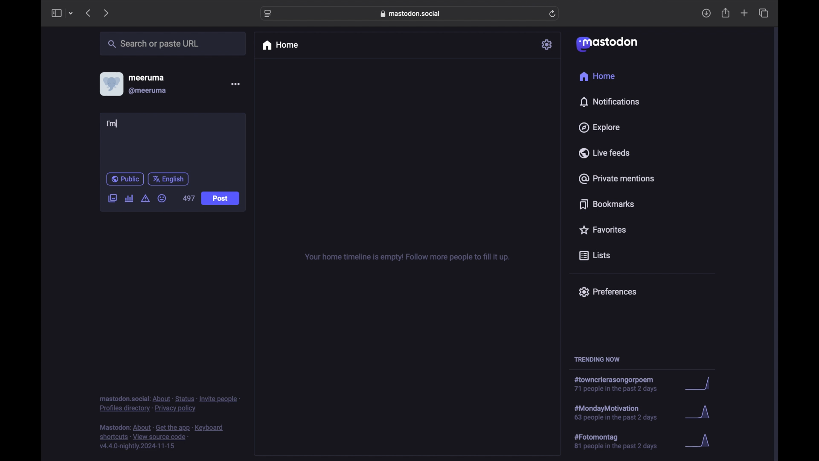  What do you see at coordinates (130, 198) in the screenshot?
I see `add poll` at bounding box center [130, 198].